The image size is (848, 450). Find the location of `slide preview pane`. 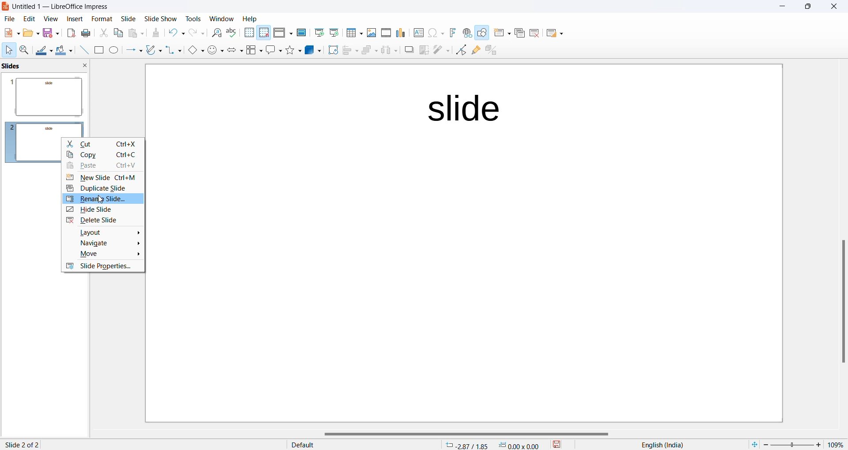

slide preview pane is located at coordinates (17, 66).